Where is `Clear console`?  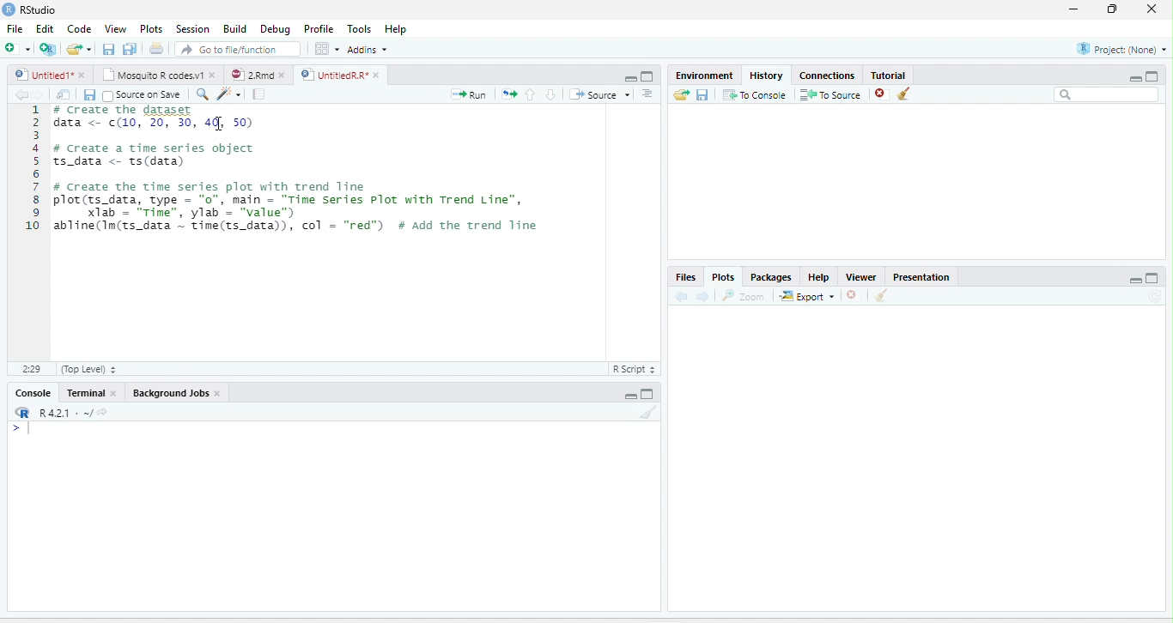
Clear console is located at coordinates (649, 412).